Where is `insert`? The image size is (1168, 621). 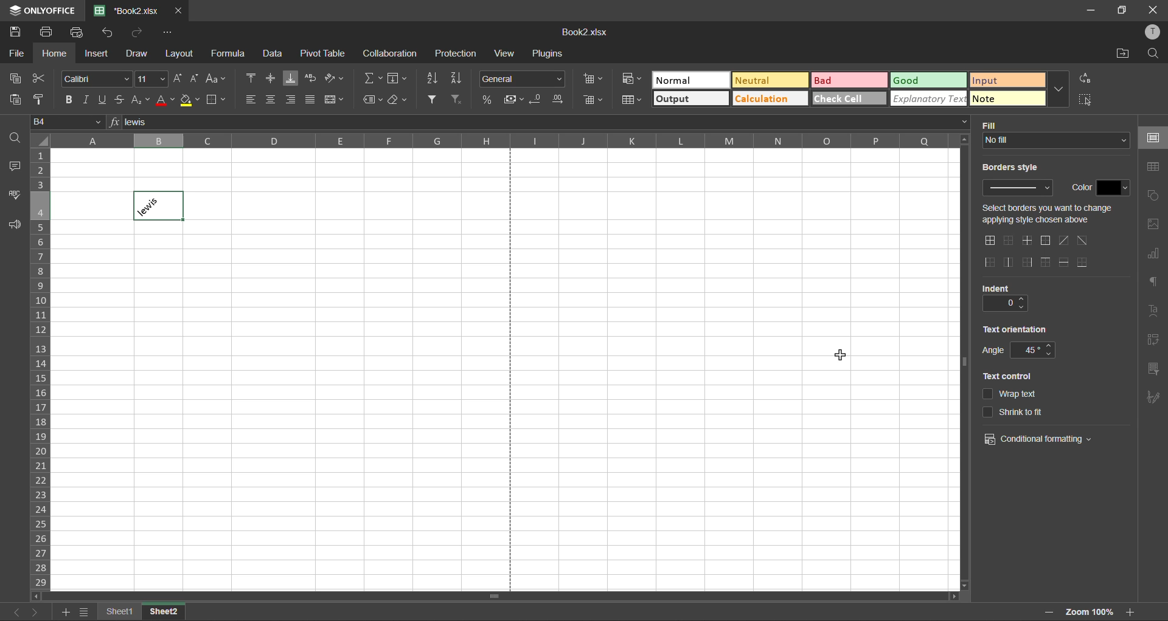 insert is located at coordinates (99, 53).